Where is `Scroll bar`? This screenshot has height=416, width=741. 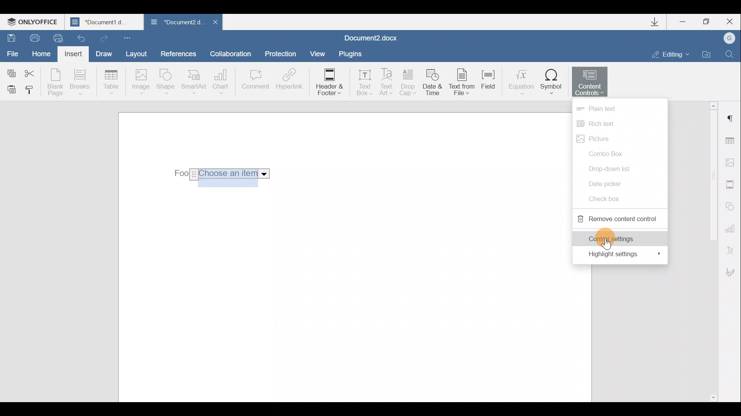
Scroll bar is located at coordinates (711, 250).